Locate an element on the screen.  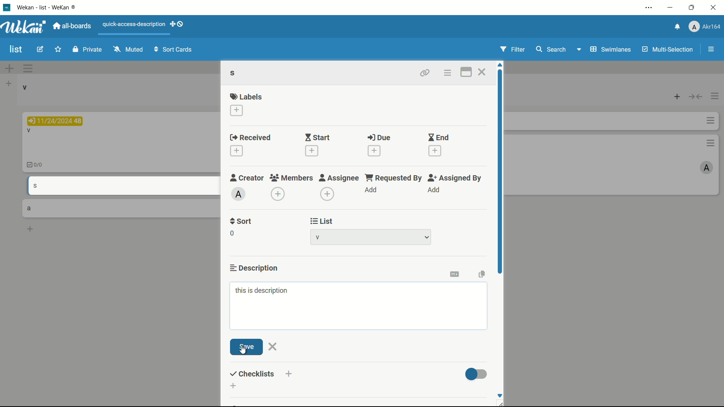
copy text to clipboard is located at coordinates (482, 274).